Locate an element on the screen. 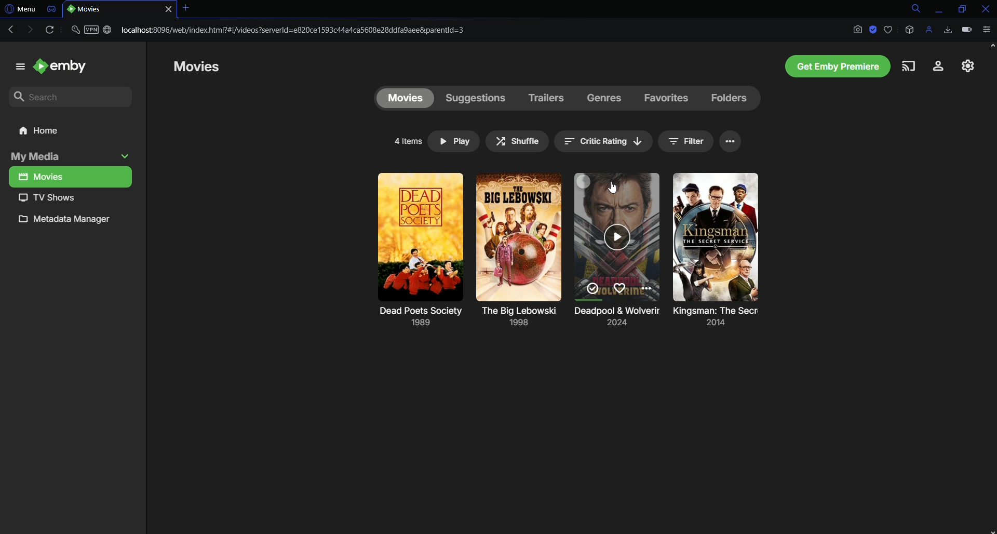 The image size is (997, 534). Cast is located at coordinates (908, 66).